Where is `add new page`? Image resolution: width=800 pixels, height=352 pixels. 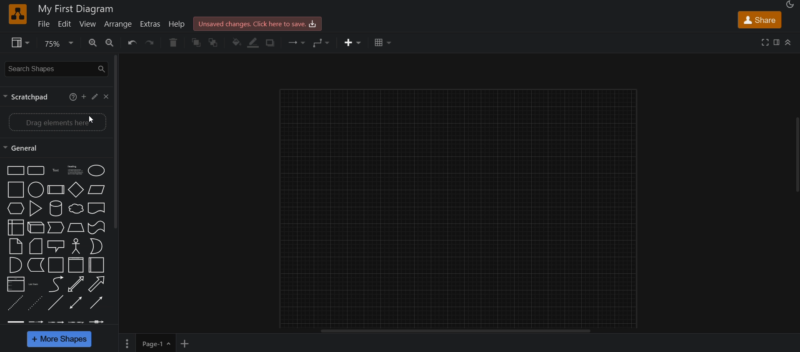
add new page is located at coordinates (189, 344).